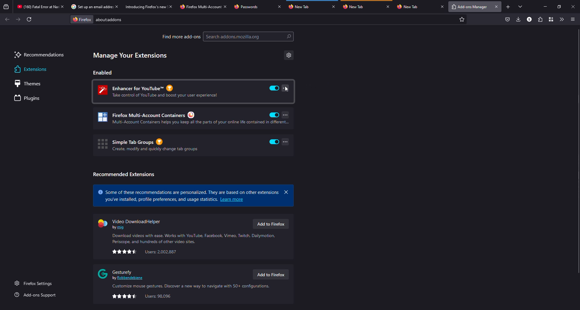 The width and height of the screenshot is (580, 310). Describe the element at coordinates (285, 88) in the screenshot. I see `more` at that location.